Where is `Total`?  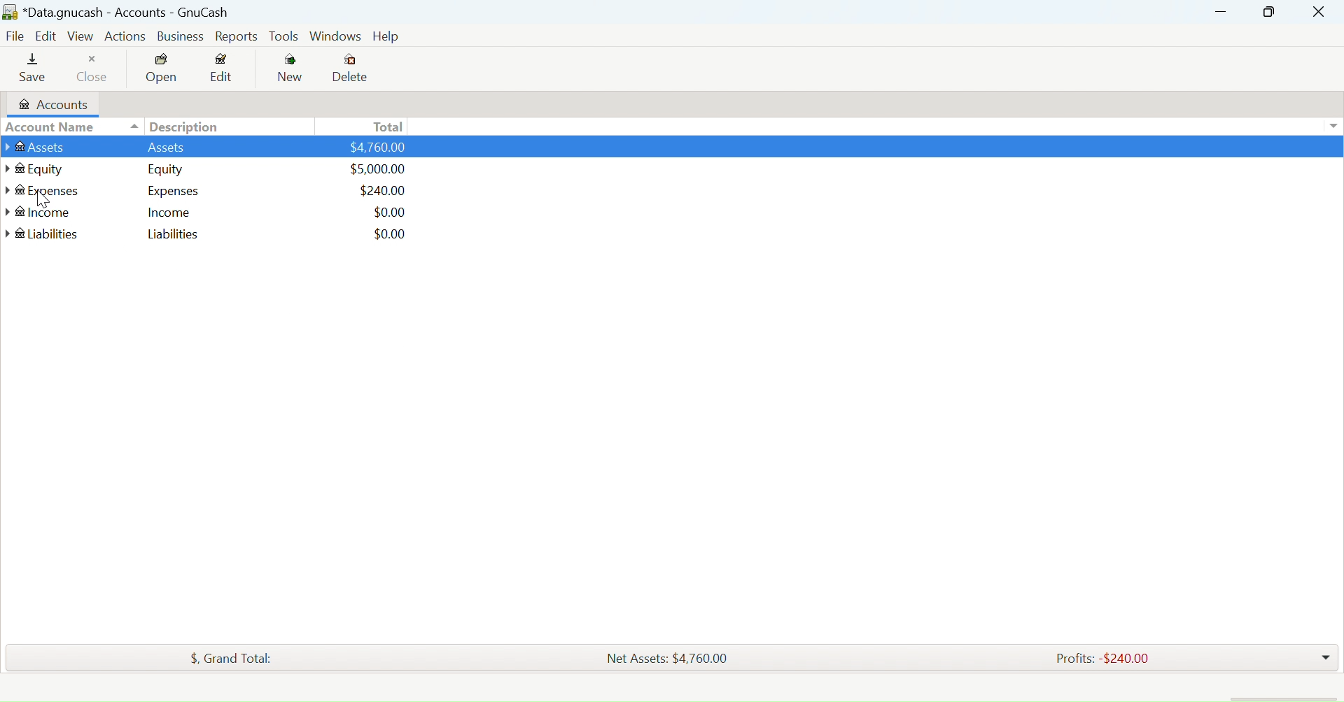
Total is located at coordinates (386, 127).